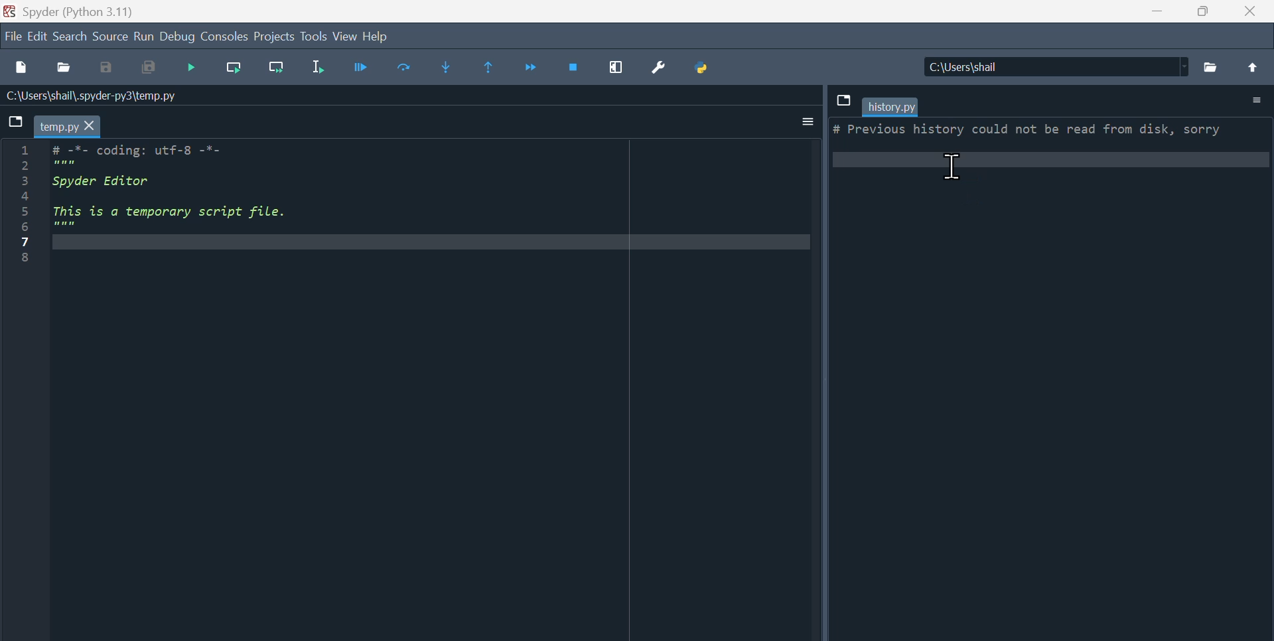  Describe the element at coordinates (617, 68) in the screenshot. I see `Maximise current window` at that location.